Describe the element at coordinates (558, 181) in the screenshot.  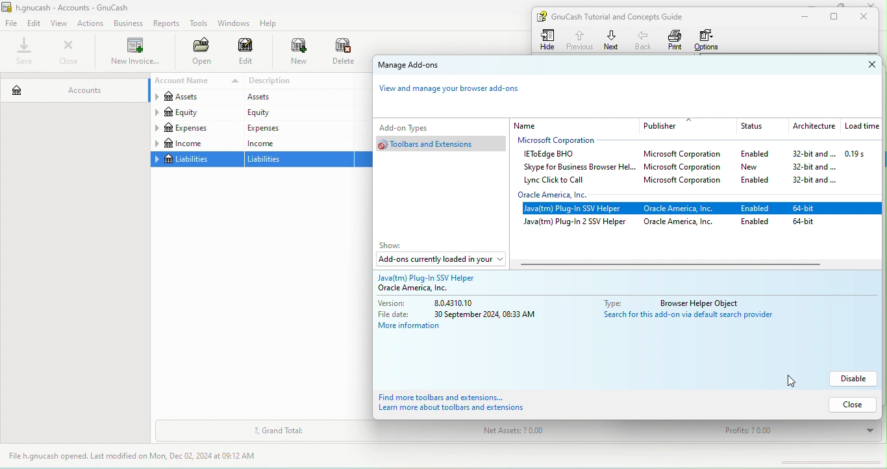
I see `lync click to call` at that location.